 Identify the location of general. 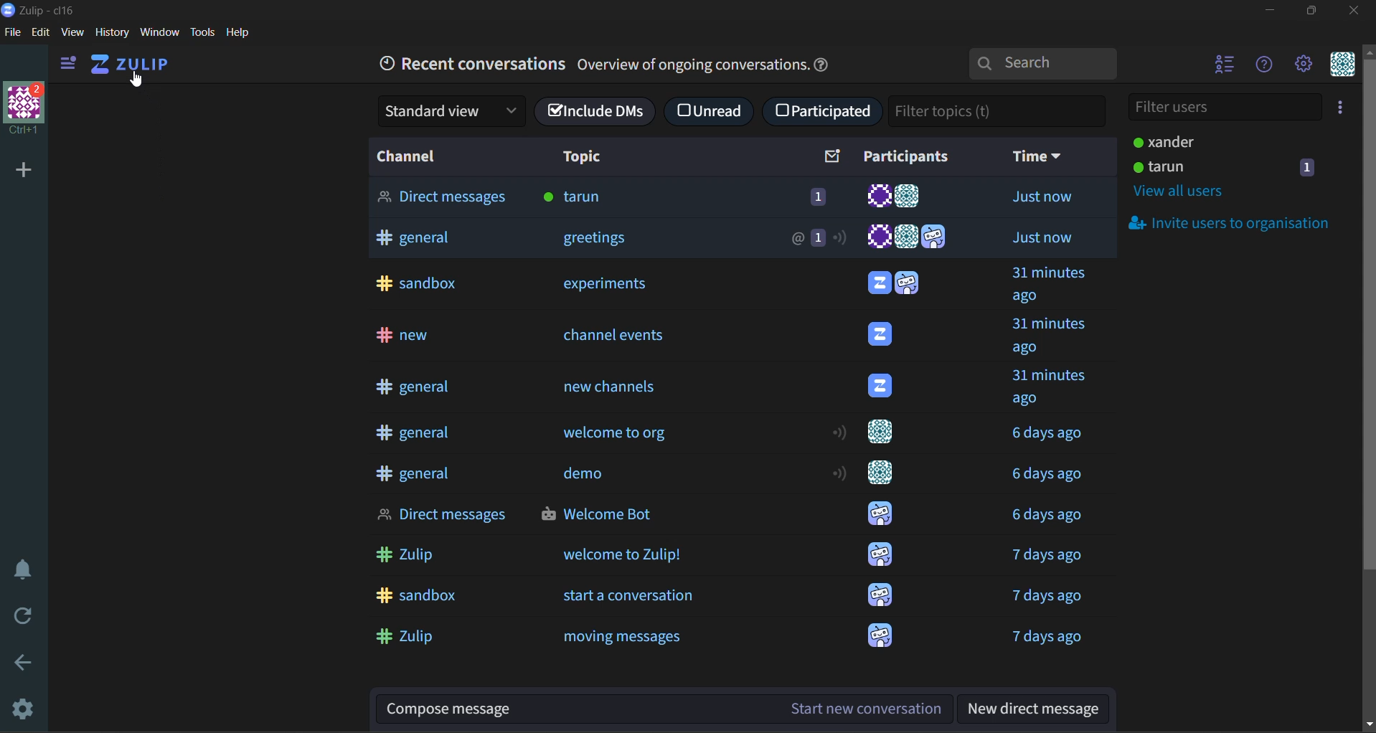
(415, 239).